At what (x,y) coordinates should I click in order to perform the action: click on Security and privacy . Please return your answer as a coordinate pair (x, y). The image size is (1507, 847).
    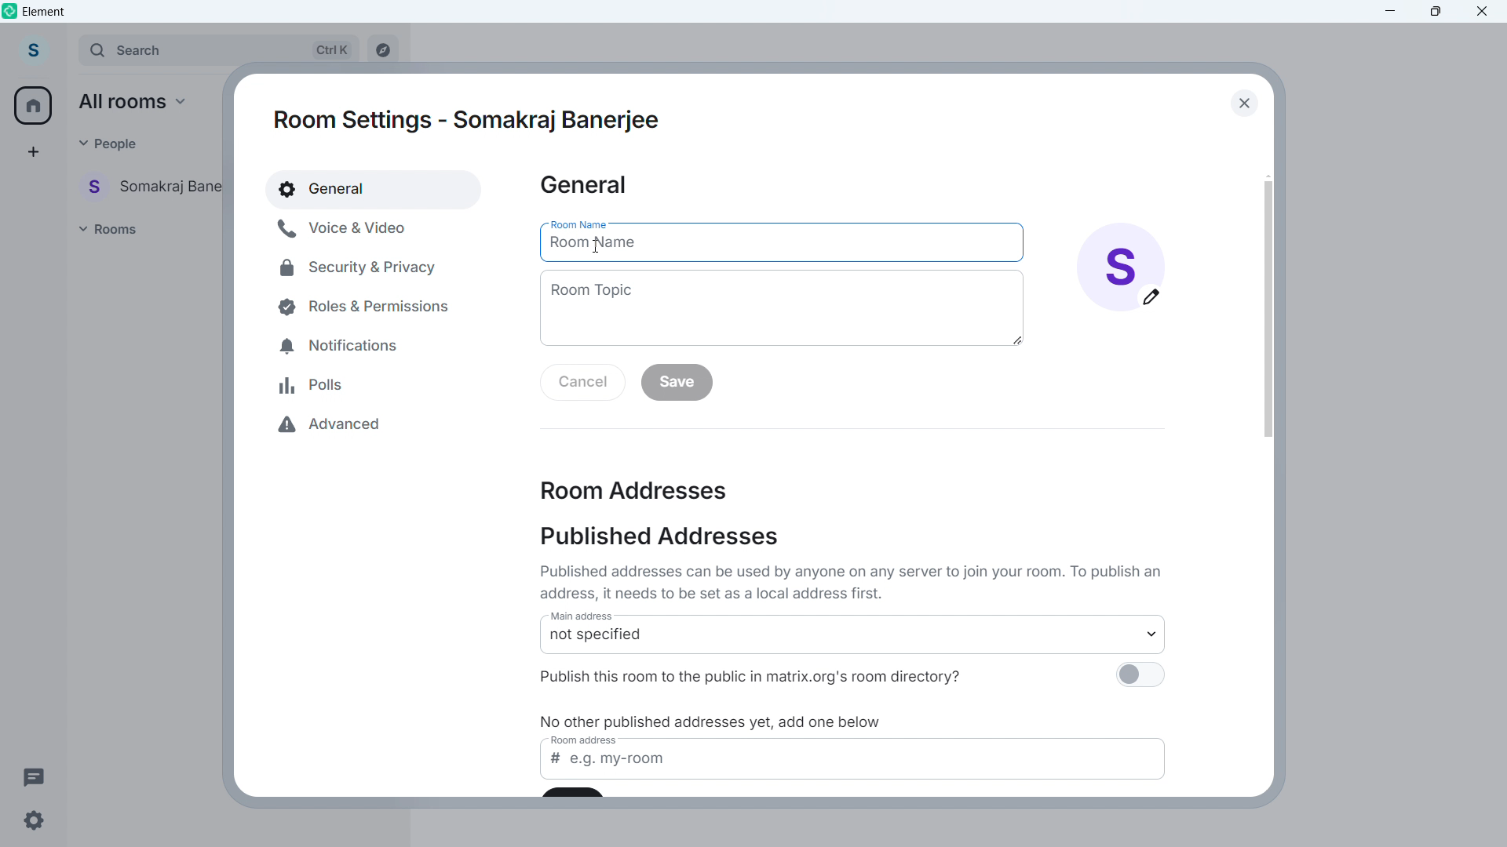
    Looking at the image, I should click on (360, 267).